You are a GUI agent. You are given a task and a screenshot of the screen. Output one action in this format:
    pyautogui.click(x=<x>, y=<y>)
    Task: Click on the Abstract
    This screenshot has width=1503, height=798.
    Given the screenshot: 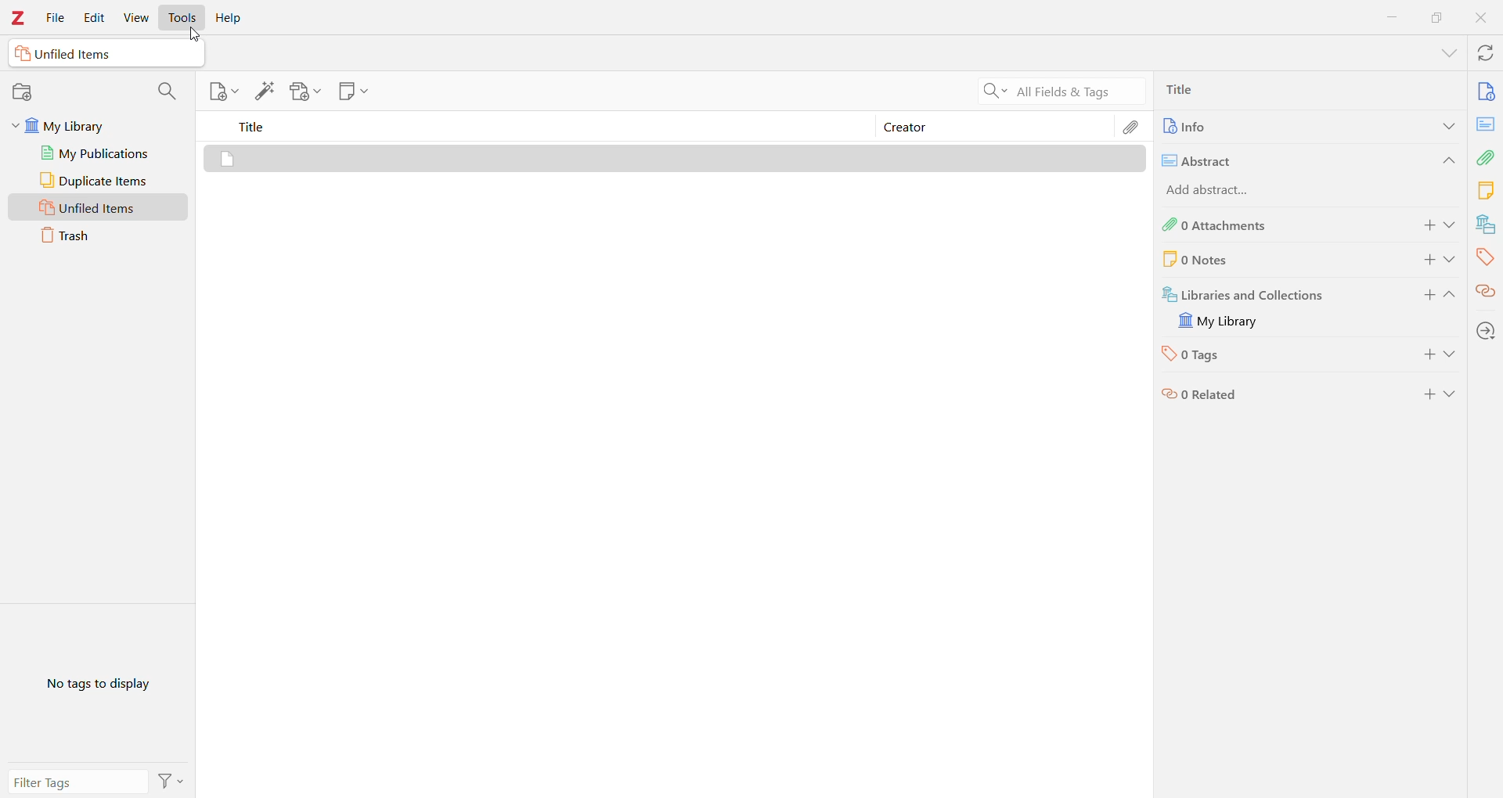 What is the action you would take?
    pyautogui.click(x=1289, y=162)
    